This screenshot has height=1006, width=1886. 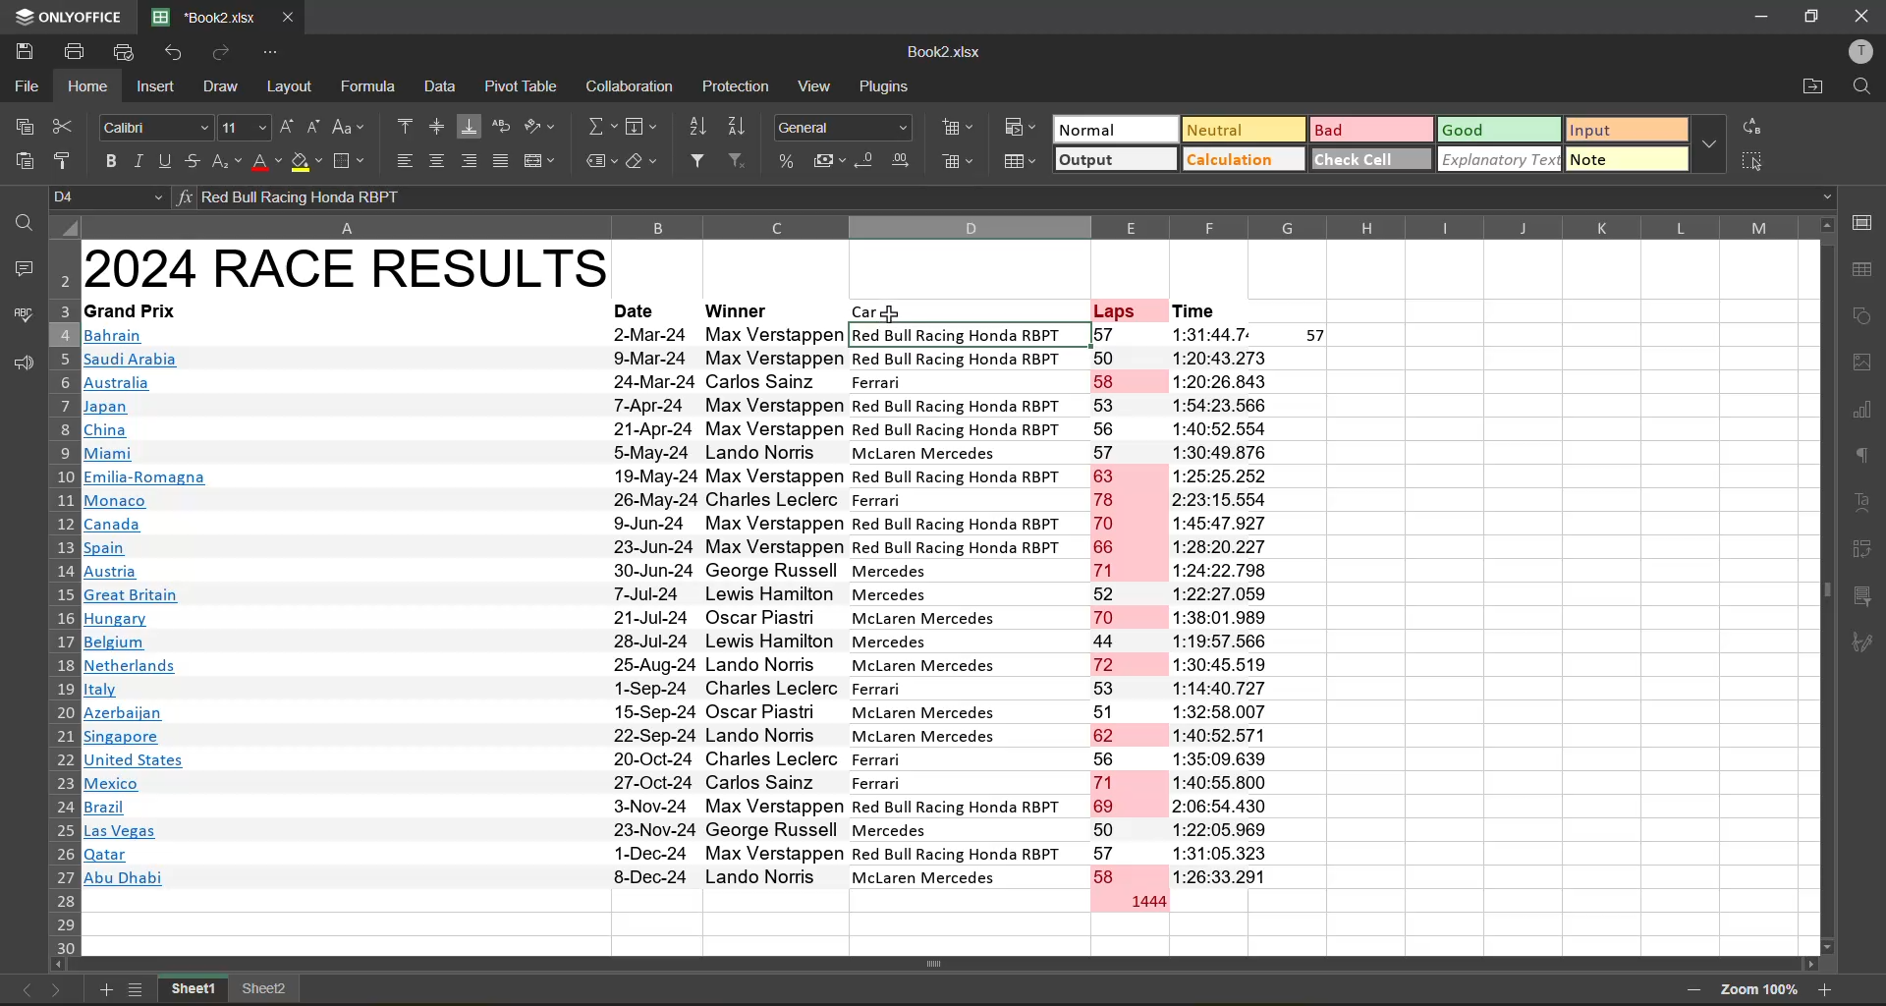 I want to click on formula bar, so click(x=1002, y=199).